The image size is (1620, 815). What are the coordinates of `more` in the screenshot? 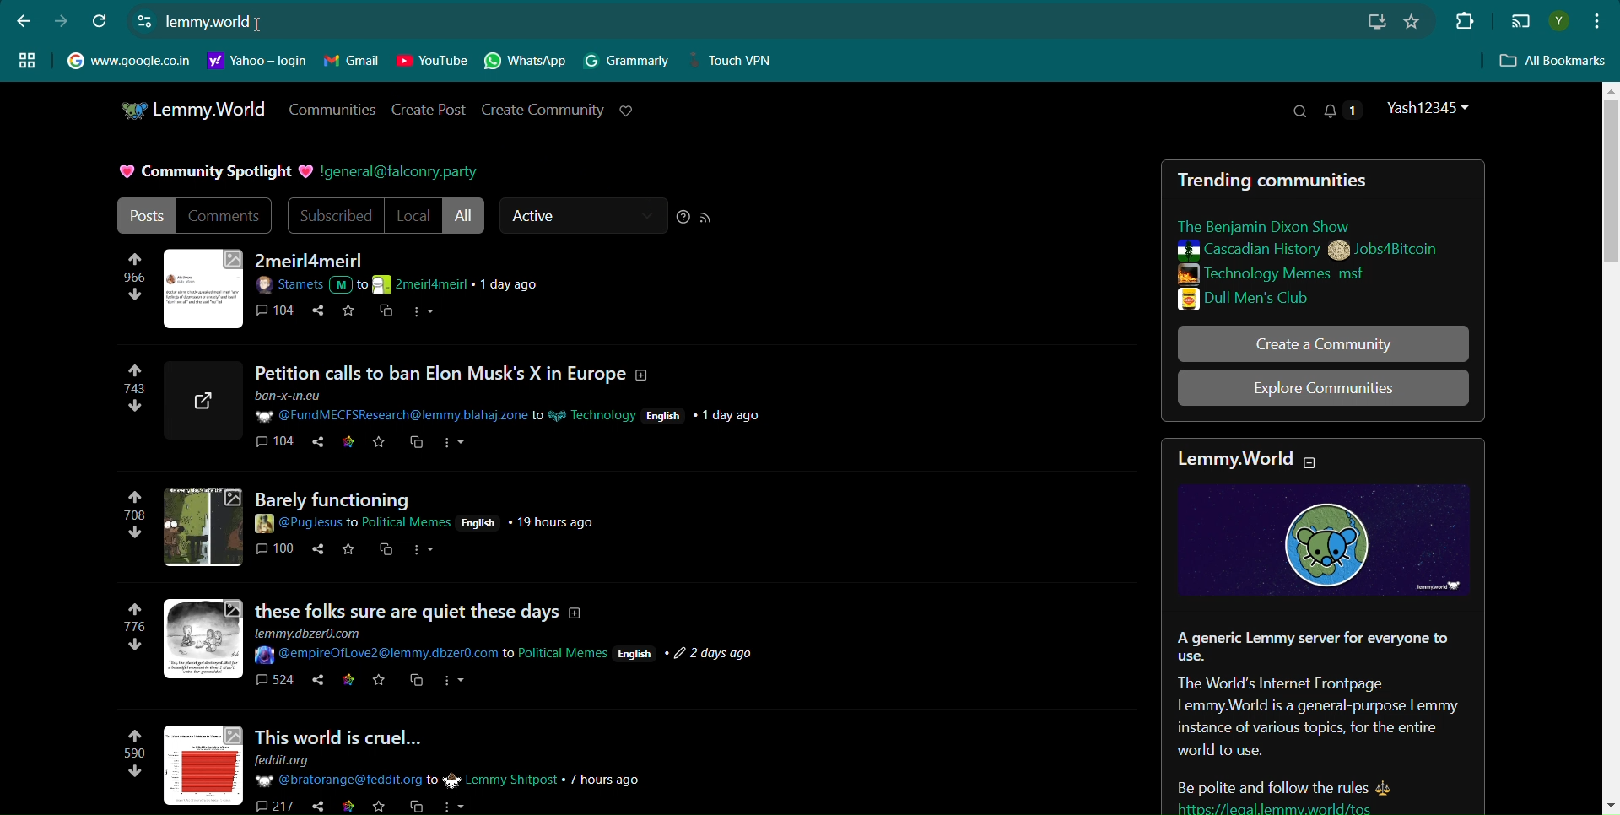 It's located at (455, 805).